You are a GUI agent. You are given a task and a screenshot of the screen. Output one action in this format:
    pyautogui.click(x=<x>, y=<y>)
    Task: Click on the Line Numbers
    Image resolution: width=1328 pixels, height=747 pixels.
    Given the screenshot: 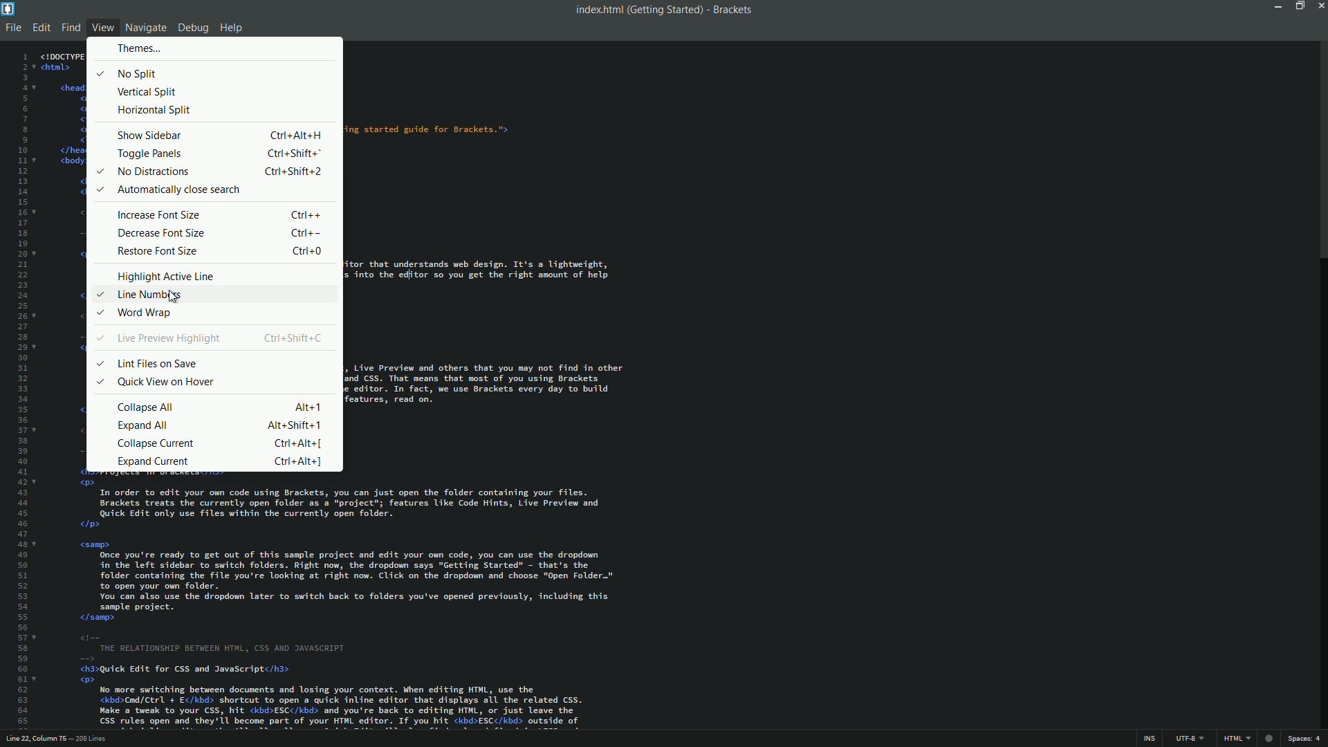 What is the action you would take?
    pyautogui.click(x=142, y=295)
    